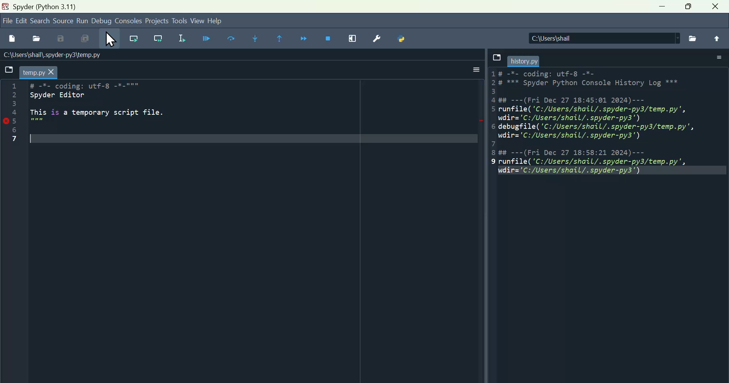  I want to click on View, so click(199, 20).